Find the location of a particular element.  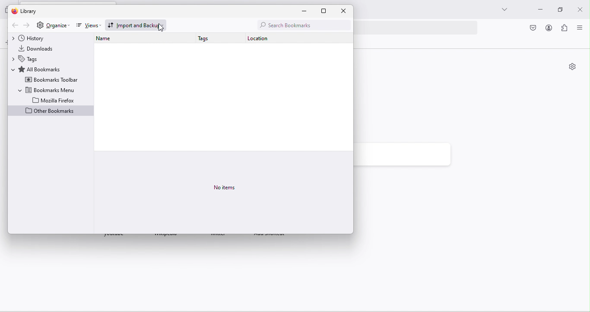

downloads is located at coordinates (41, 48).